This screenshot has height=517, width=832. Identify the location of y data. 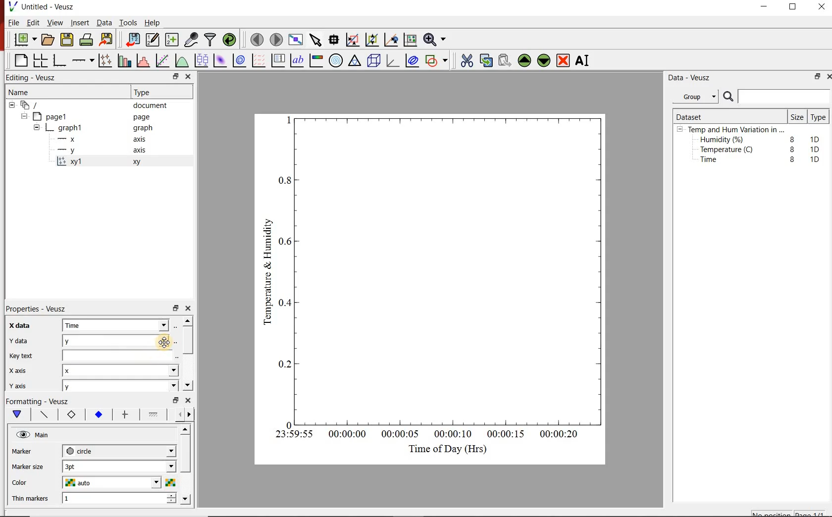
(22, 339).